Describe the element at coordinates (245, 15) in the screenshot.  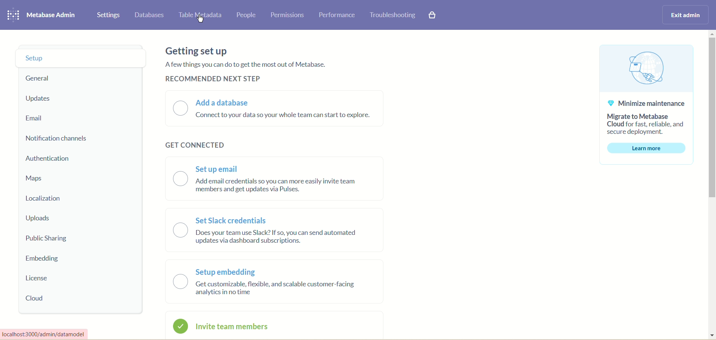
I see `people` at that location.